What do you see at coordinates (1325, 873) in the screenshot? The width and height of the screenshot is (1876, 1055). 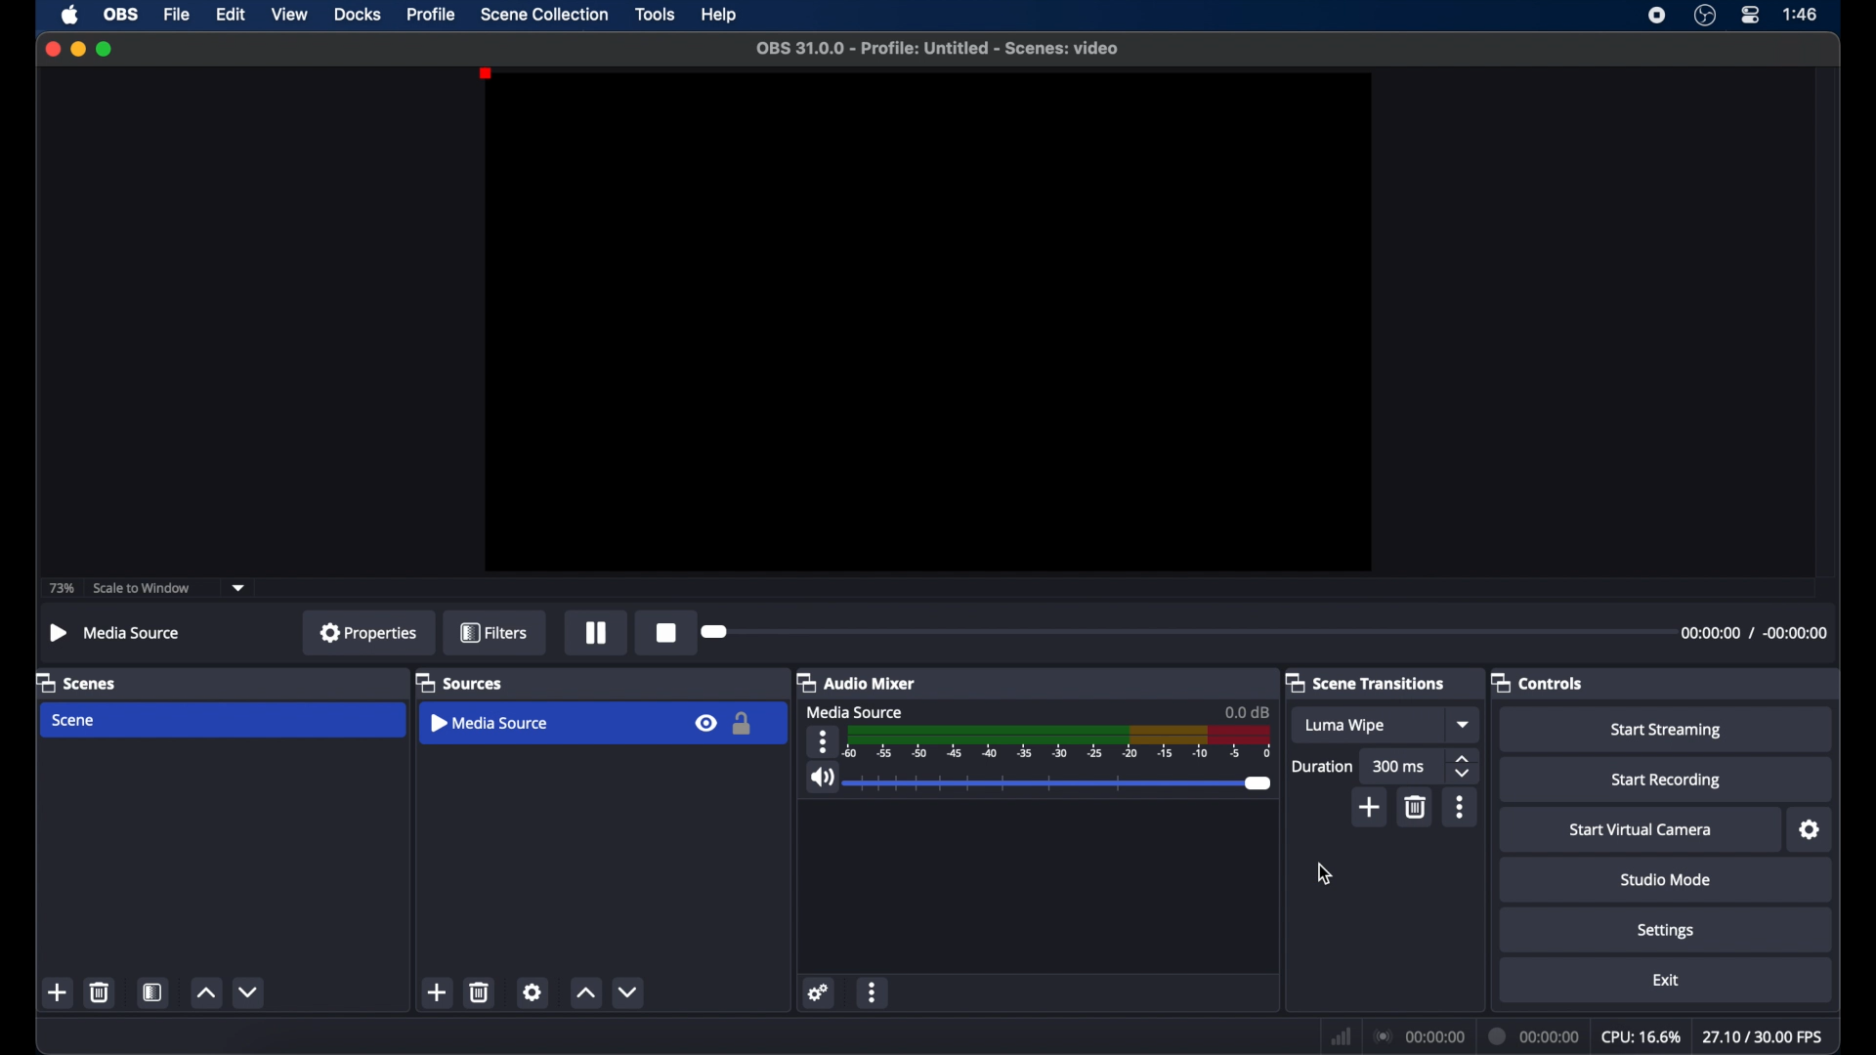 I see `cursor` at bounding box center [1325, 873].